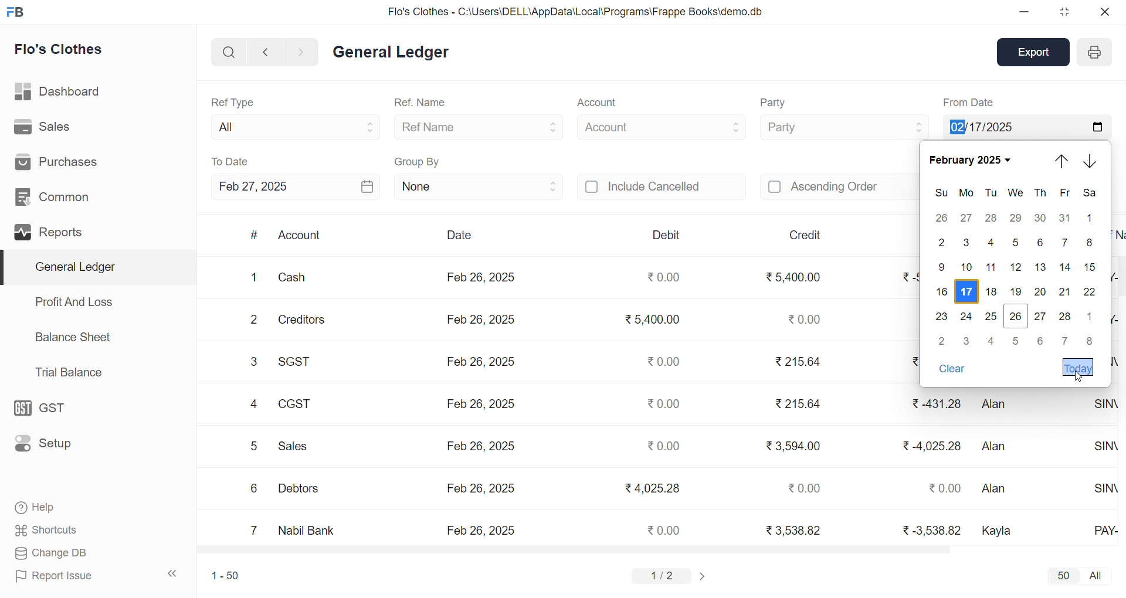 Image resolution: width=1126 pixels, height=598 pixels. What do you see at coordinates (480, 127) in the screenshot?
I see `Ref Name` at bounding box center [480, 127].